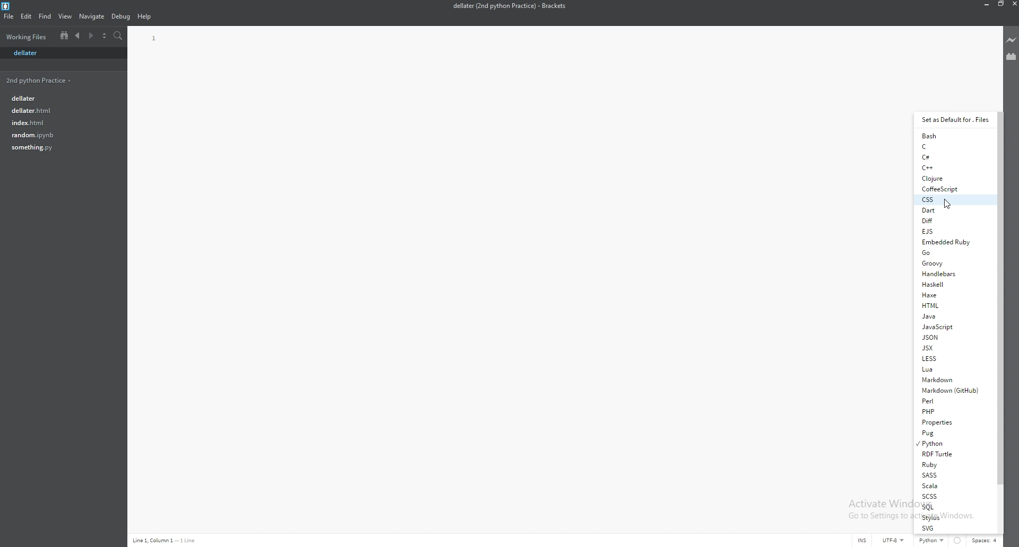 Image resolution: width=1019 pixels, height=547 pixels. I want to click on file, so click(61, 53).